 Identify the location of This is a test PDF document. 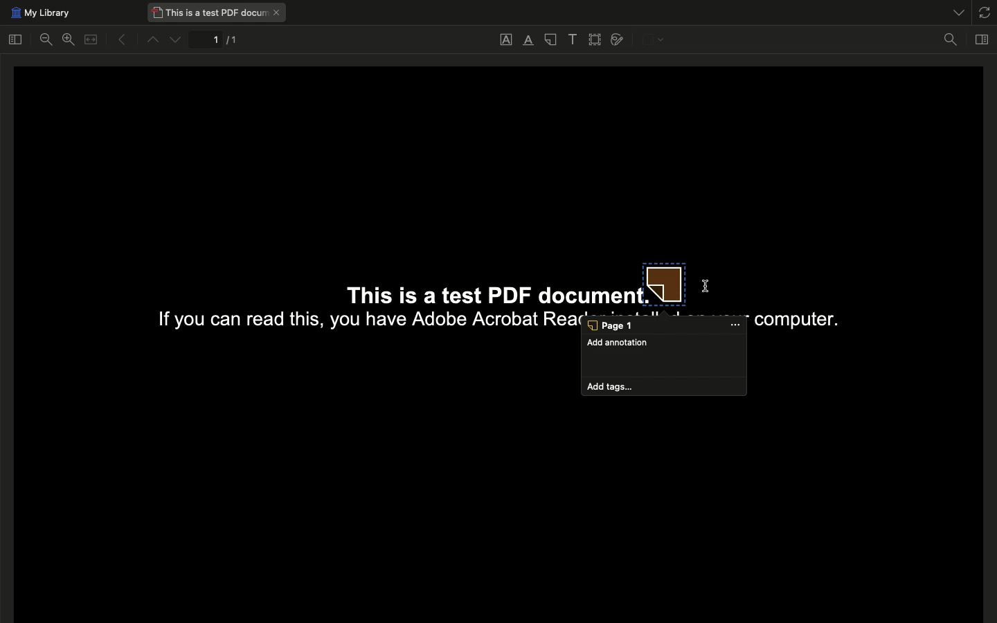
(217, 12).